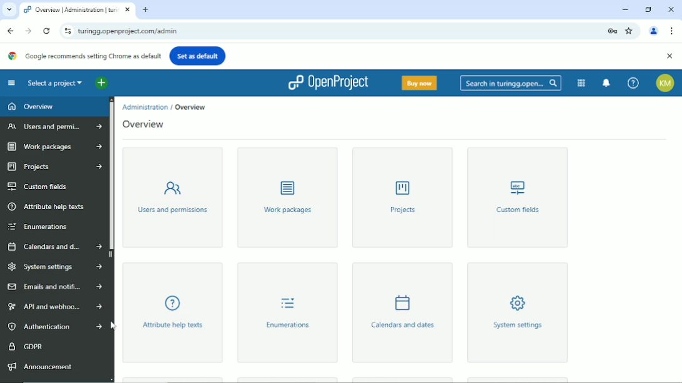  I want to click on Vertical scrollbar, so click(114, 176).